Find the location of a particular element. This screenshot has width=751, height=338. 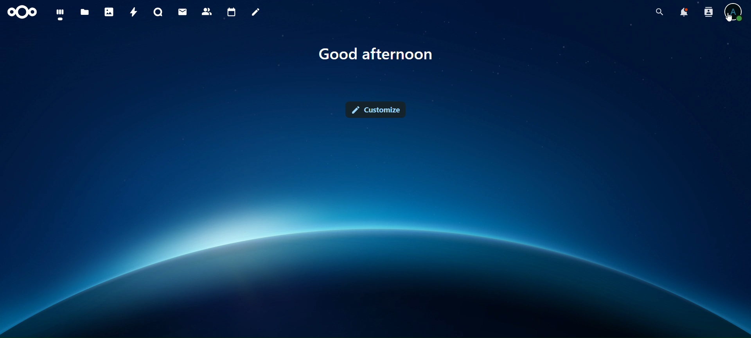

search is located at coordinates (659, 12).